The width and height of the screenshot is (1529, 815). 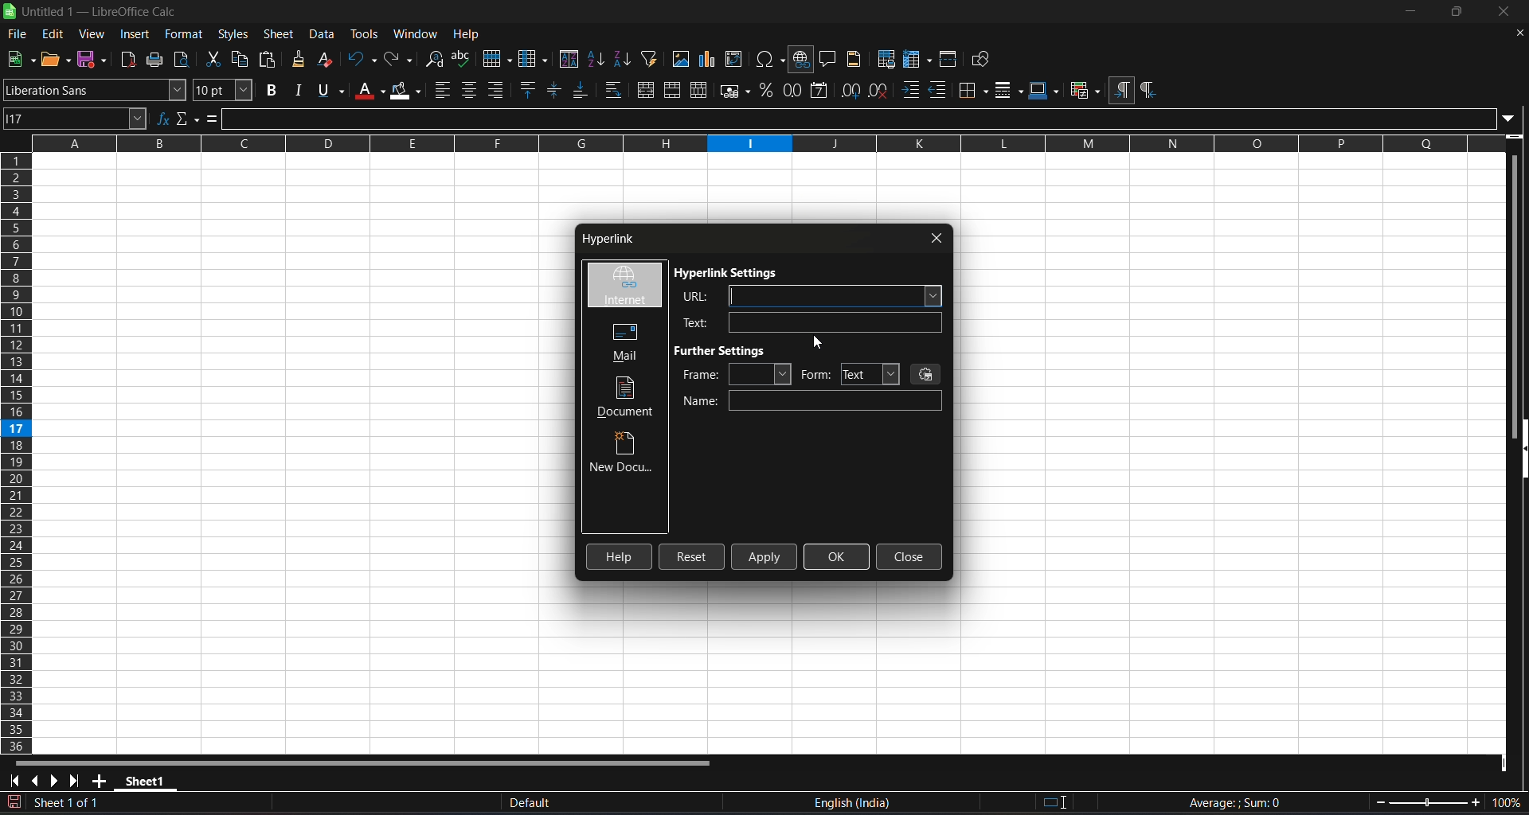 What do you see at coordinates (581, 90) in the screenshot?
I see `align bottom` at bounding box center [581, 90].